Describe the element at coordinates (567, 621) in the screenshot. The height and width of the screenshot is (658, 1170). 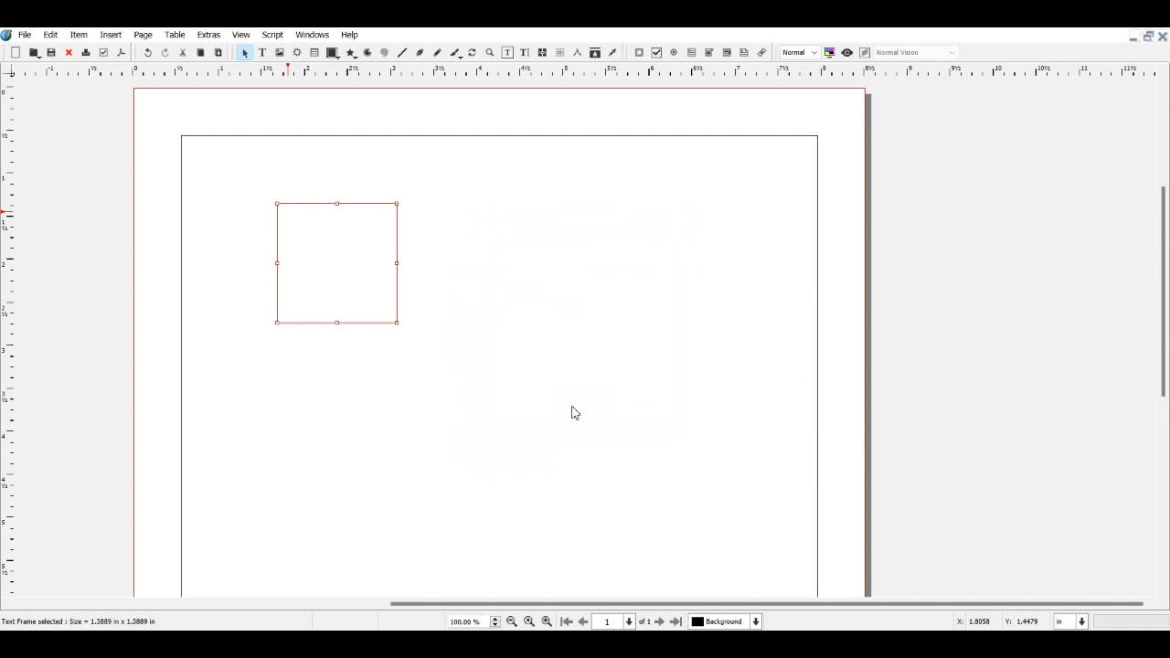
I see `Go to First Page` at that location.